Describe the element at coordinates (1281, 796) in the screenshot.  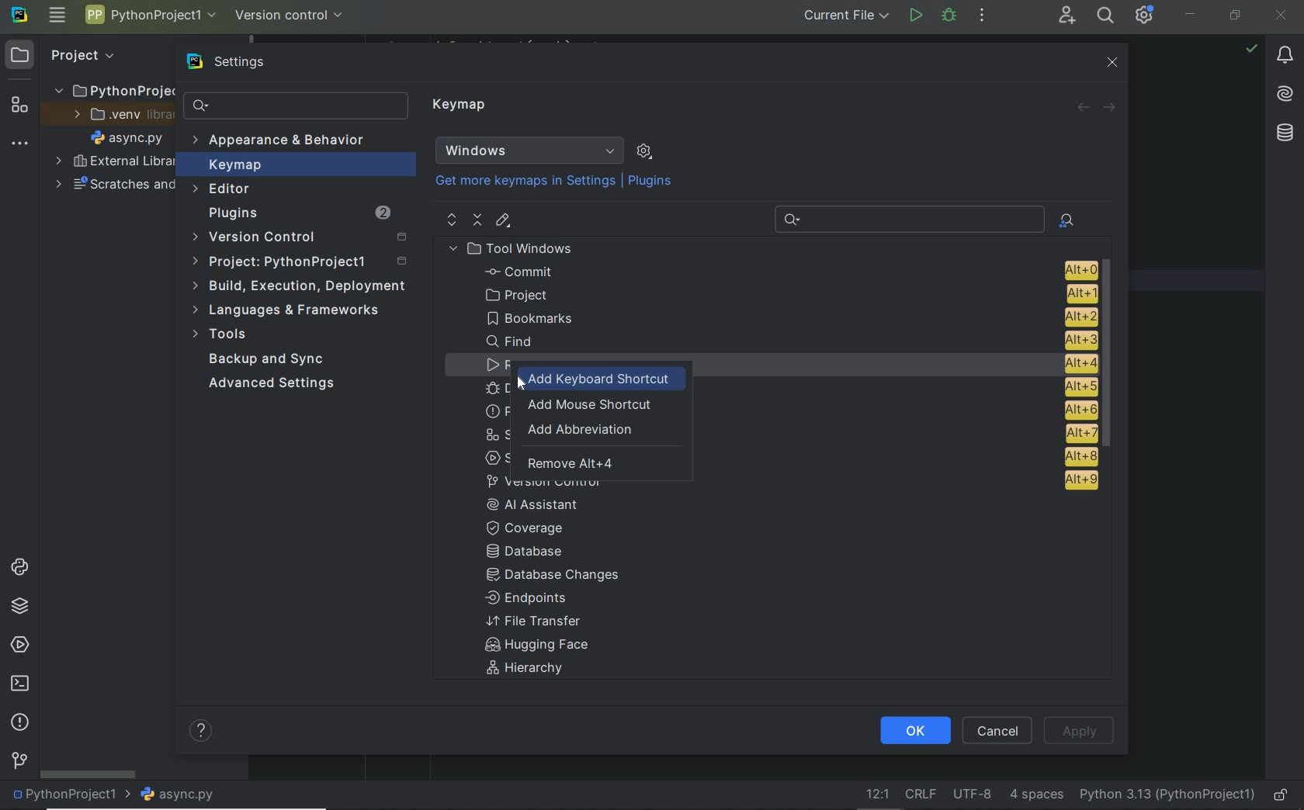
I see `make file ready only` at that location.